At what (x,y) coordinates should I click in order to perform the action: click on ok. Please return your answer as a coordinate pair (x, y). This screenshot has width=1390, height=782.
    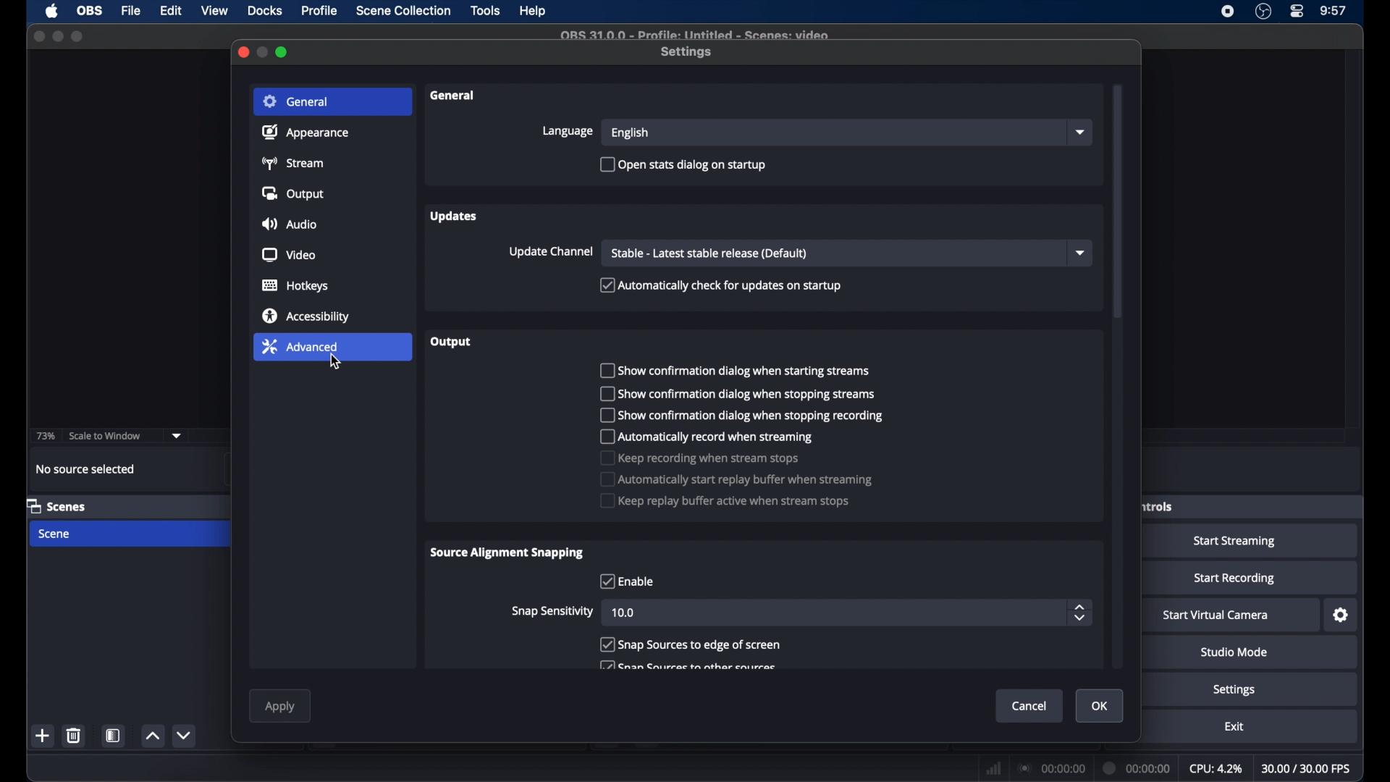
    Looking at the image, I should click on (1100, 707).